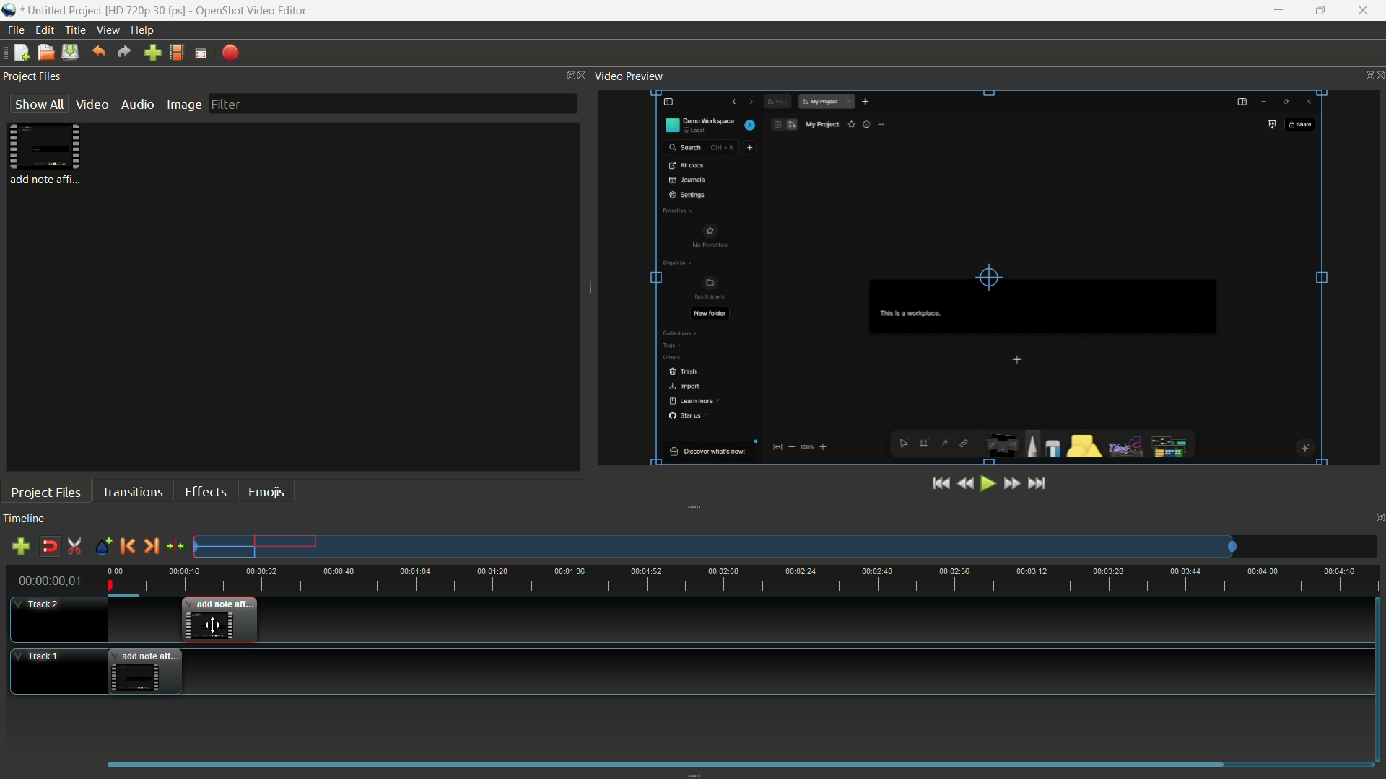  I want to click on timeline, so click(25, 518).